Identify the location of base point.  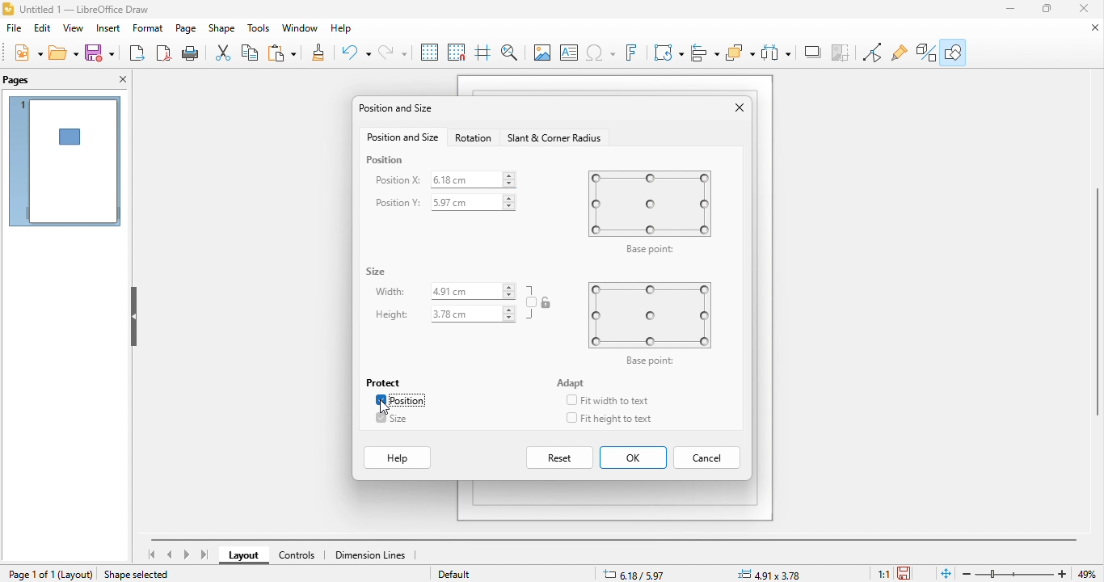
(655, 324).